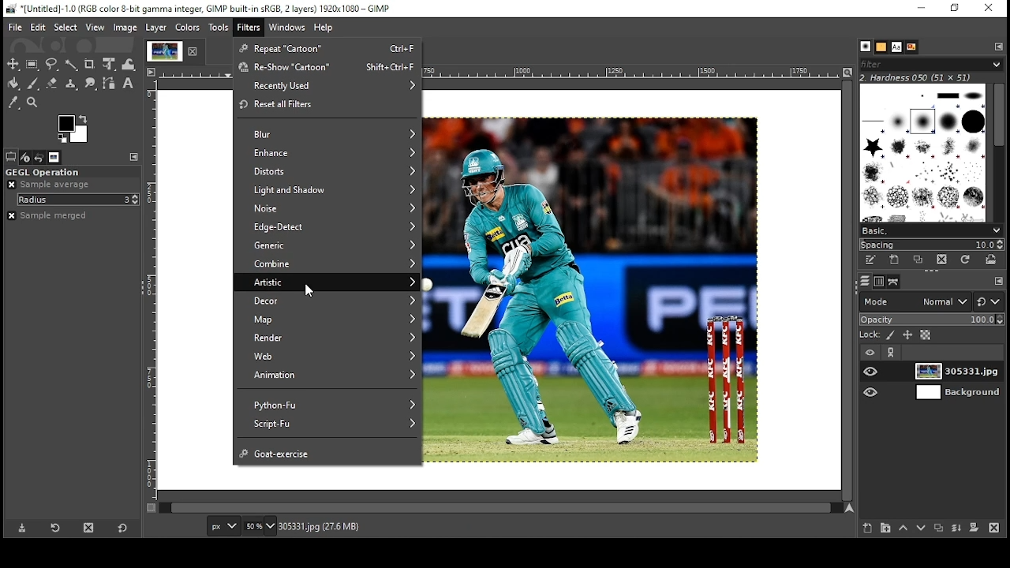 This screenshot has height=568, width=1010. What do you see at coordinates (868, 529) in the screenshot?
I see `create new layer` at bounding box center [868, 529].